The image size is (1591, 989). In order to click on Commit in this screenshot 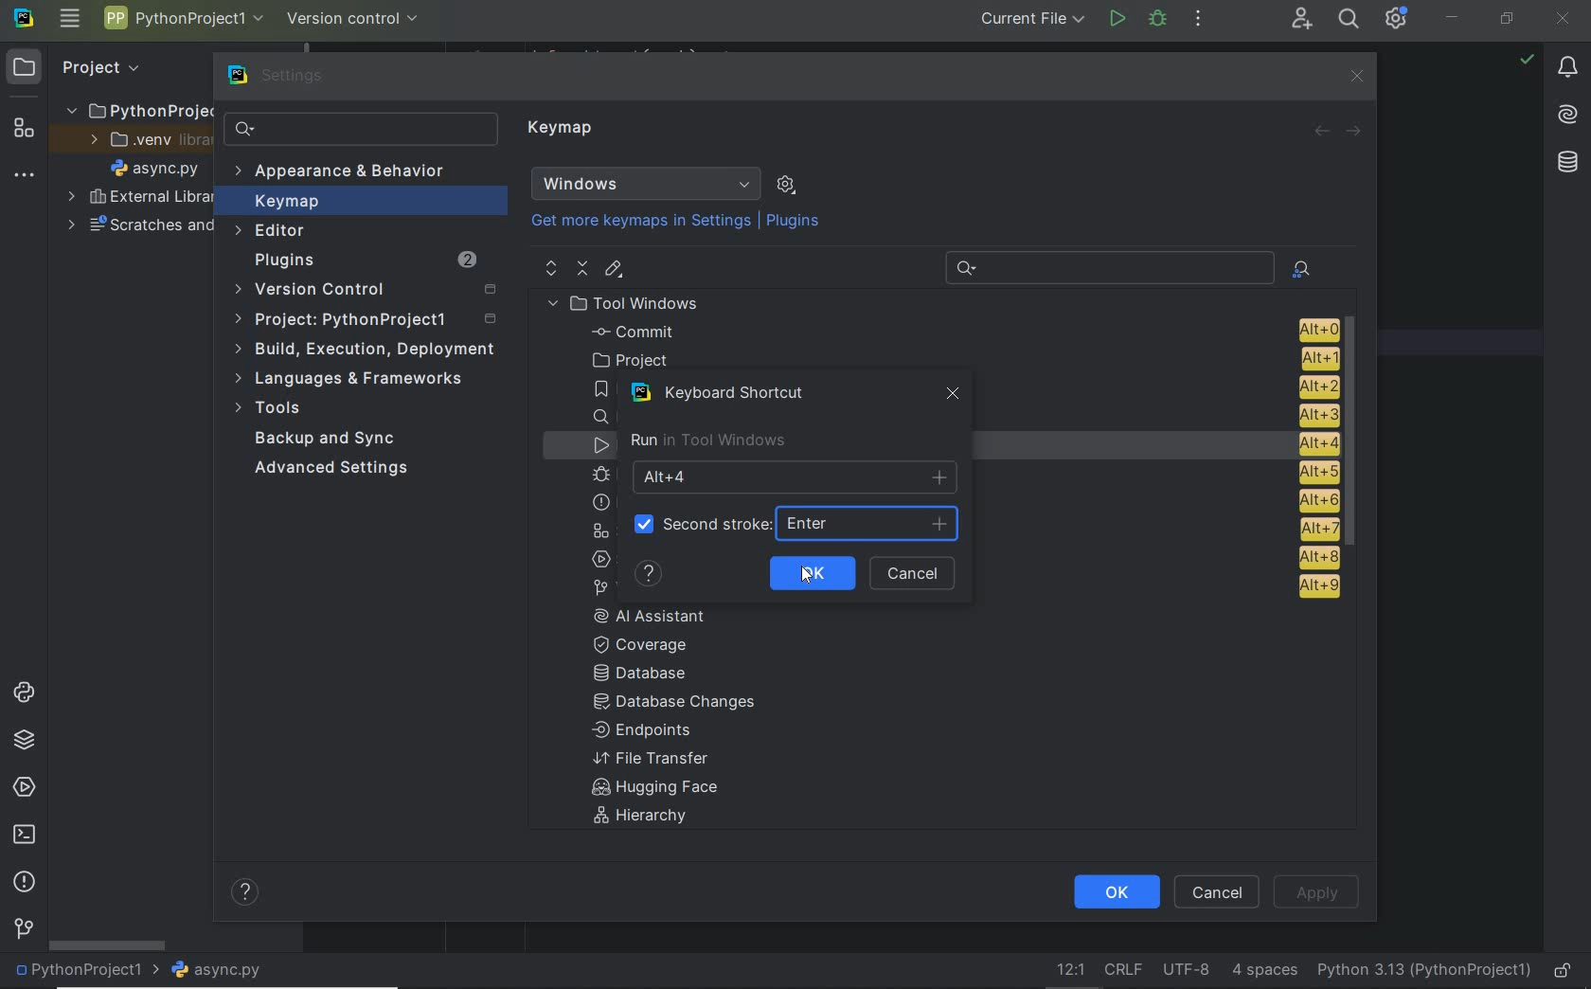, I will do `click(961, 332)`.